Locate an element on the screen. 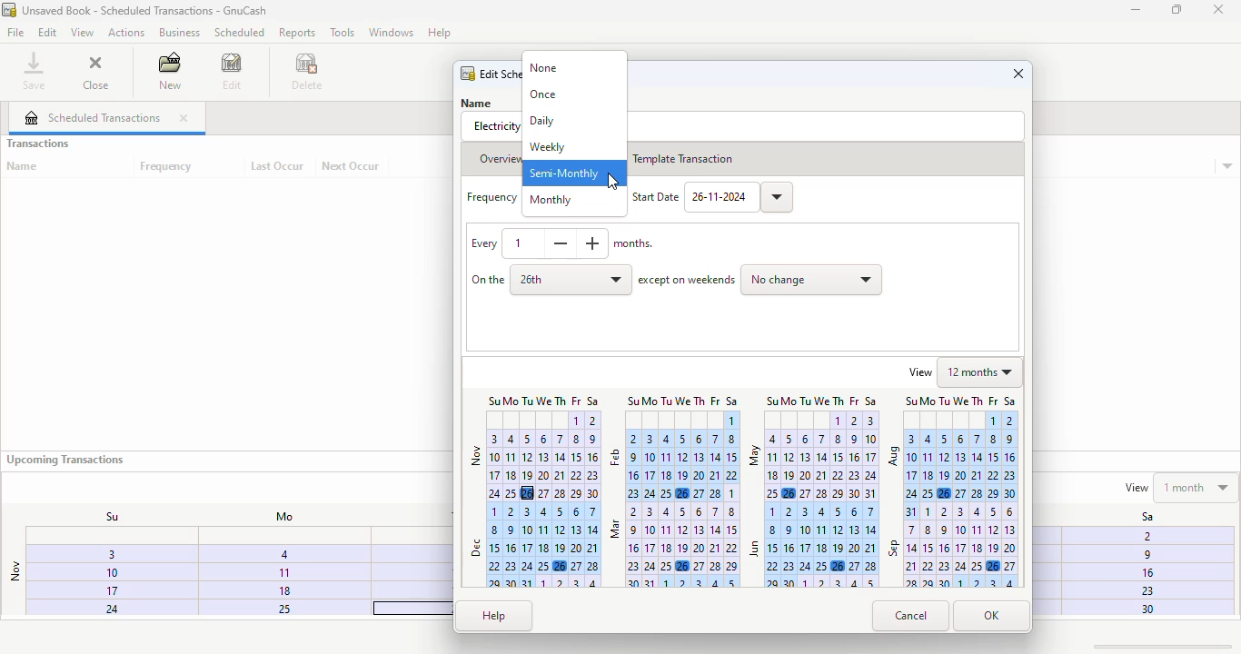 This screenshot has height=654, width=1241. title is located at coordinates (145, 10).